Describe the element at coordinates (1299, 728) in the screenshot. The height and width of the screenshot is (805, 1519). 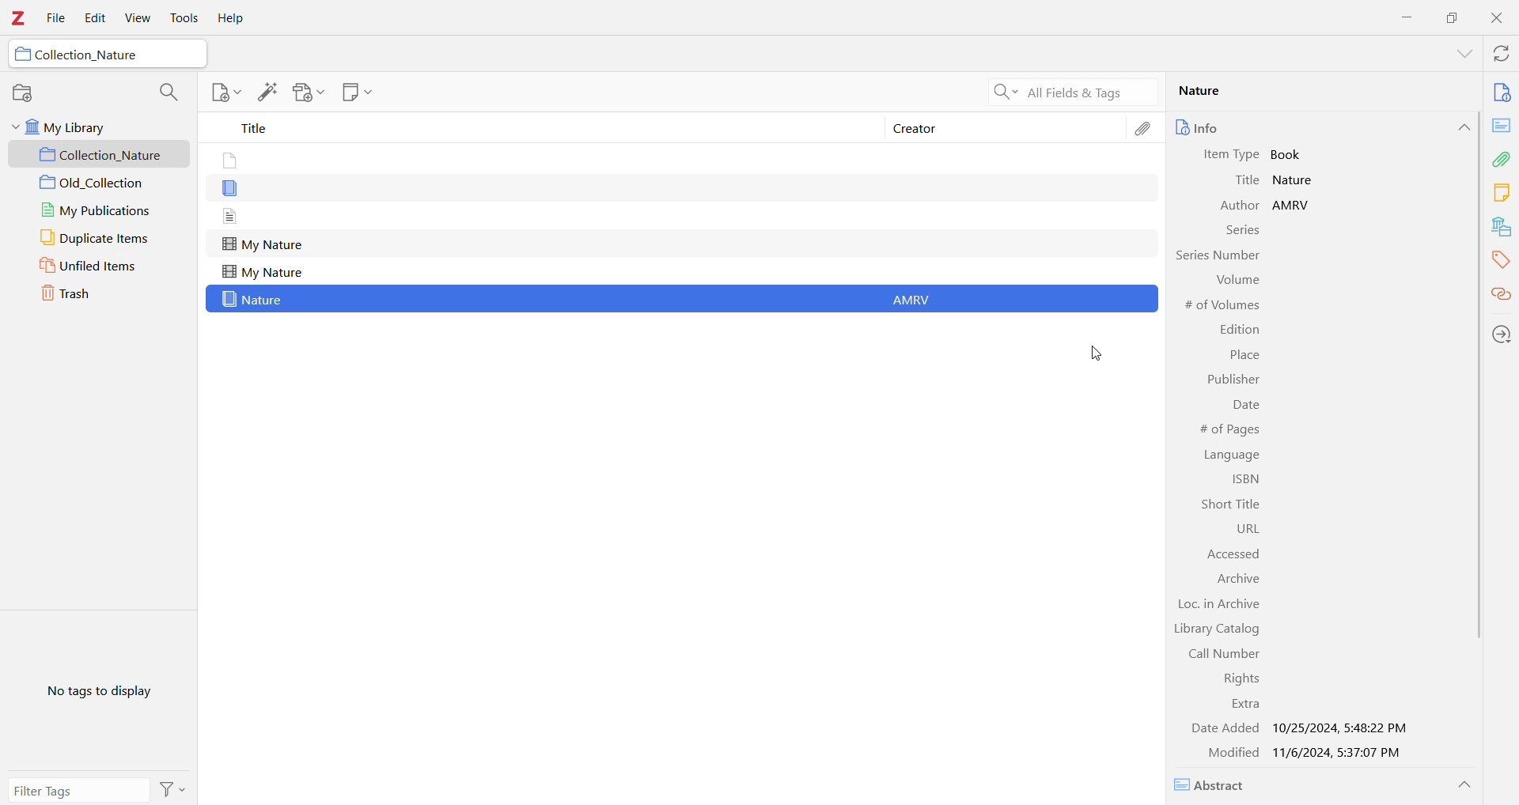
I see `Date Added 10/25/2024, 5:48:22 PM` at that location.